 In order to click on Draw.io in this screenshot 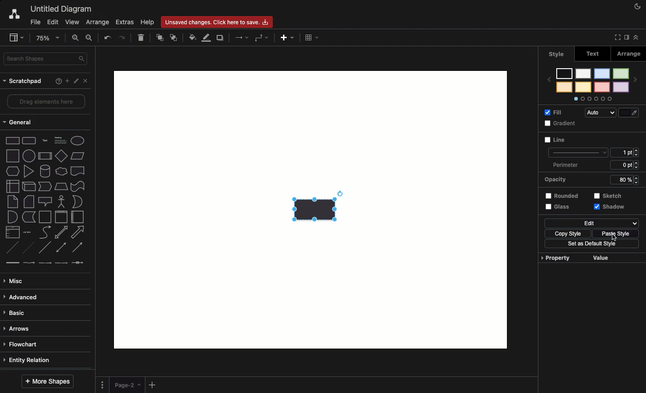, I will do `click(15, 16)`.